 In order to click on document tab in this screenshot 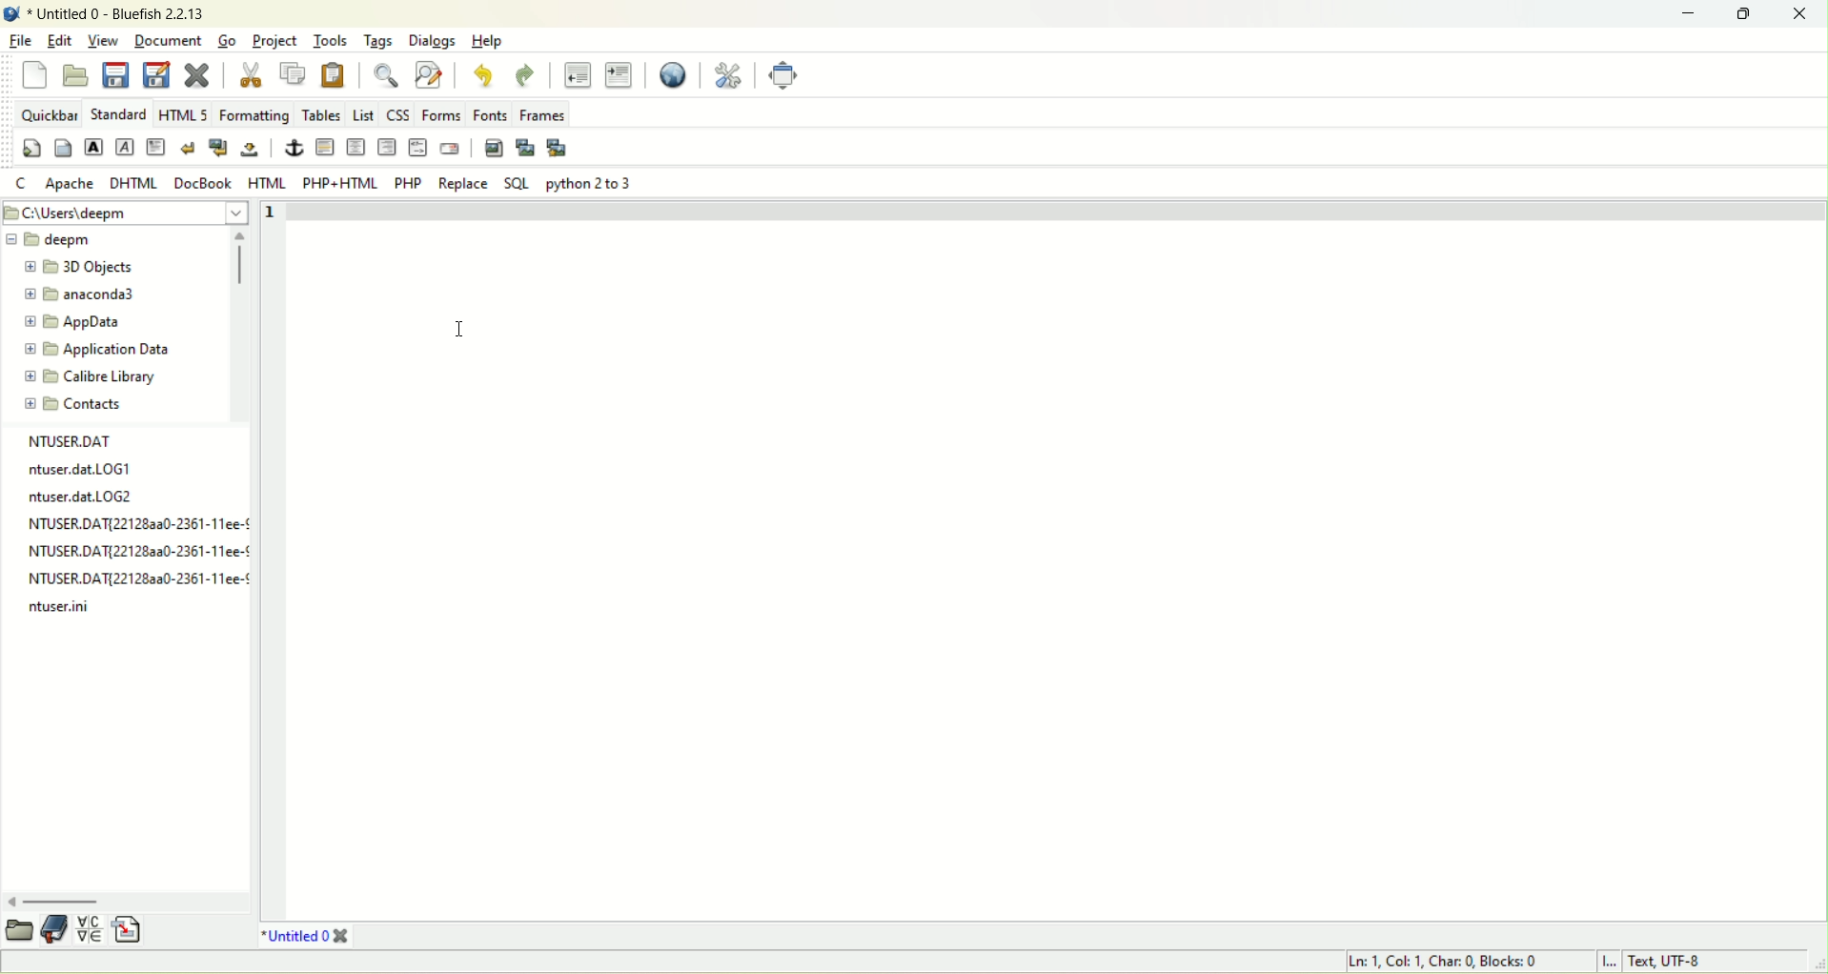, I will do `click(294, 937)`.